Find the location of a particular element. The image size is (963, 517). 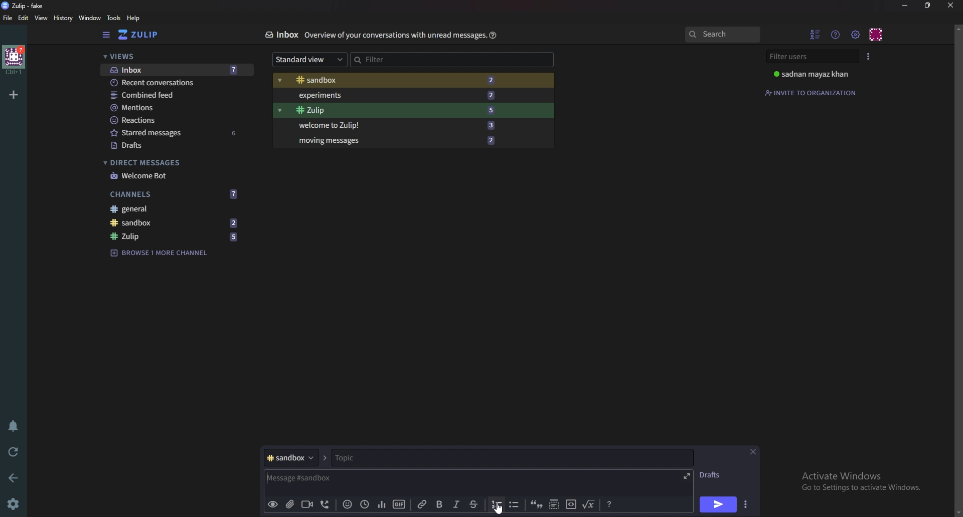

code is located at coordinates (570, 505).